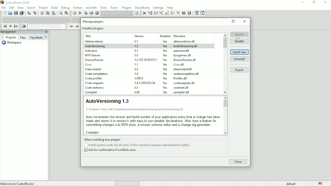 The width and height of the screenshot is (331, 186). What do you see at coordinates (71, 26) in the screenshot?
I see `Prev` at bounding box center [71, 26].